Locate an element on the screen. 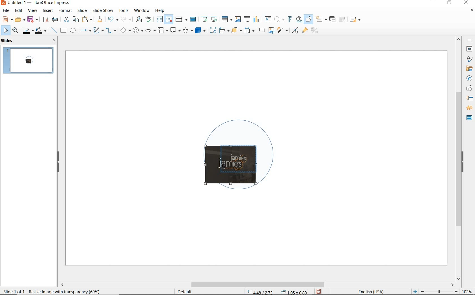 This screenshot has height=295, width=475. slide show is located at coordinates (102, 10).